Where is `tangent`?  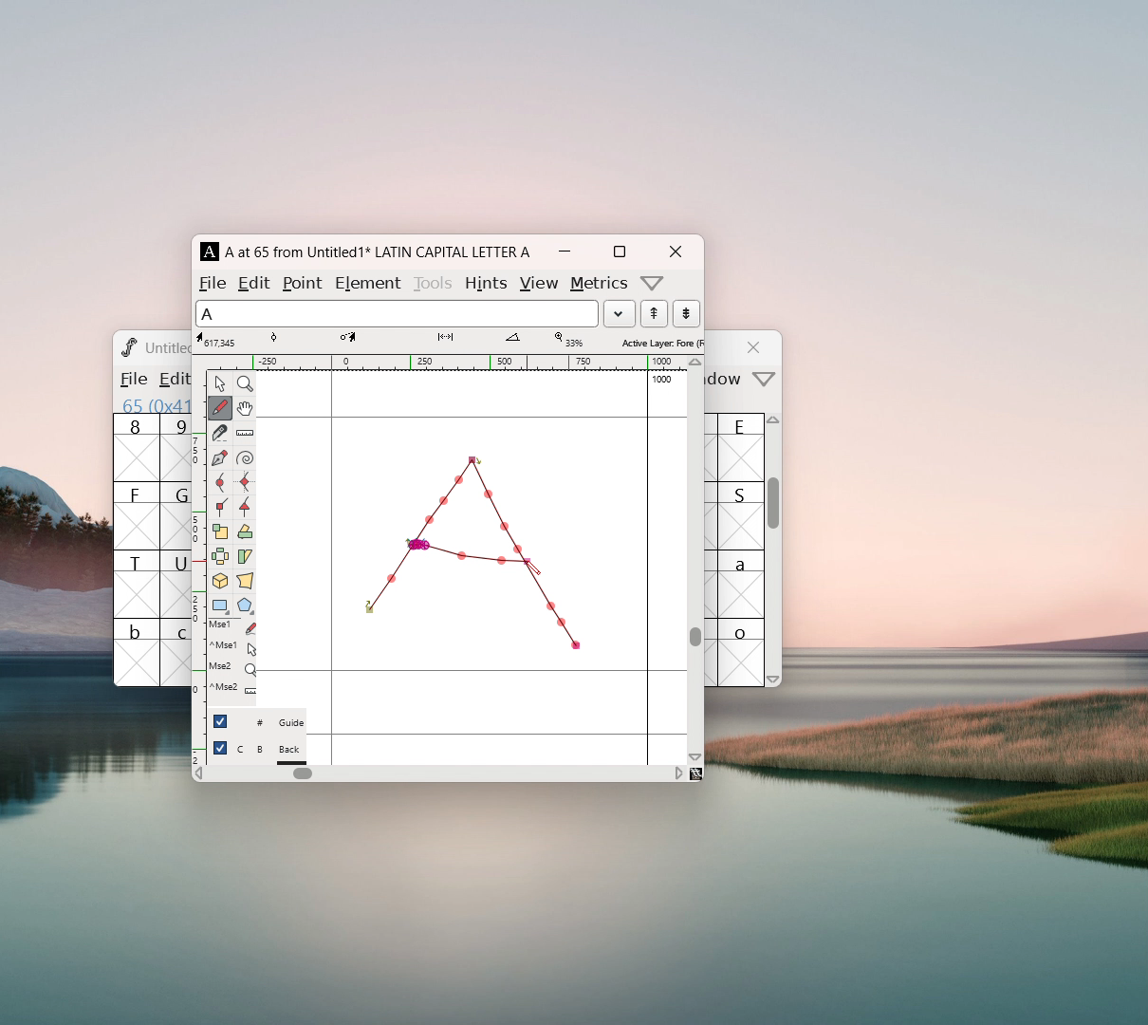 tangent is located at coordinates (293, 339).